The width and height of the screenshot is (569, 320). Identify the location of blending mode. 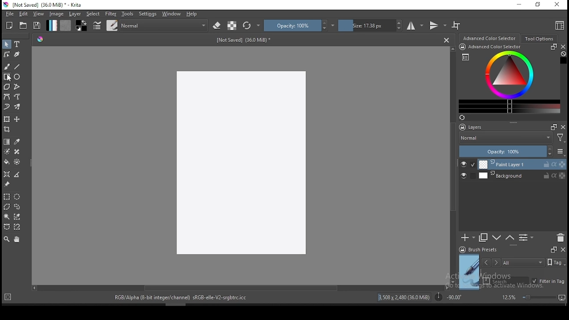
(505, 139).